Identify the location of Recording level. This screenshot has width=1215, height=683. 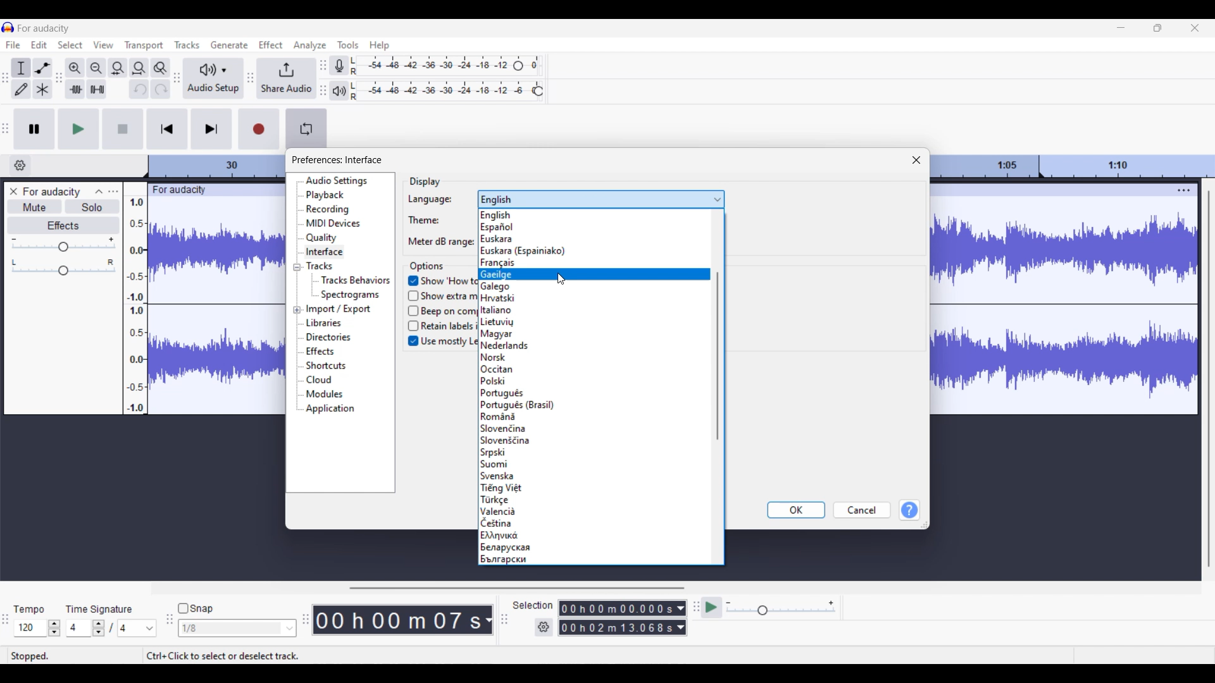
(430, 66).